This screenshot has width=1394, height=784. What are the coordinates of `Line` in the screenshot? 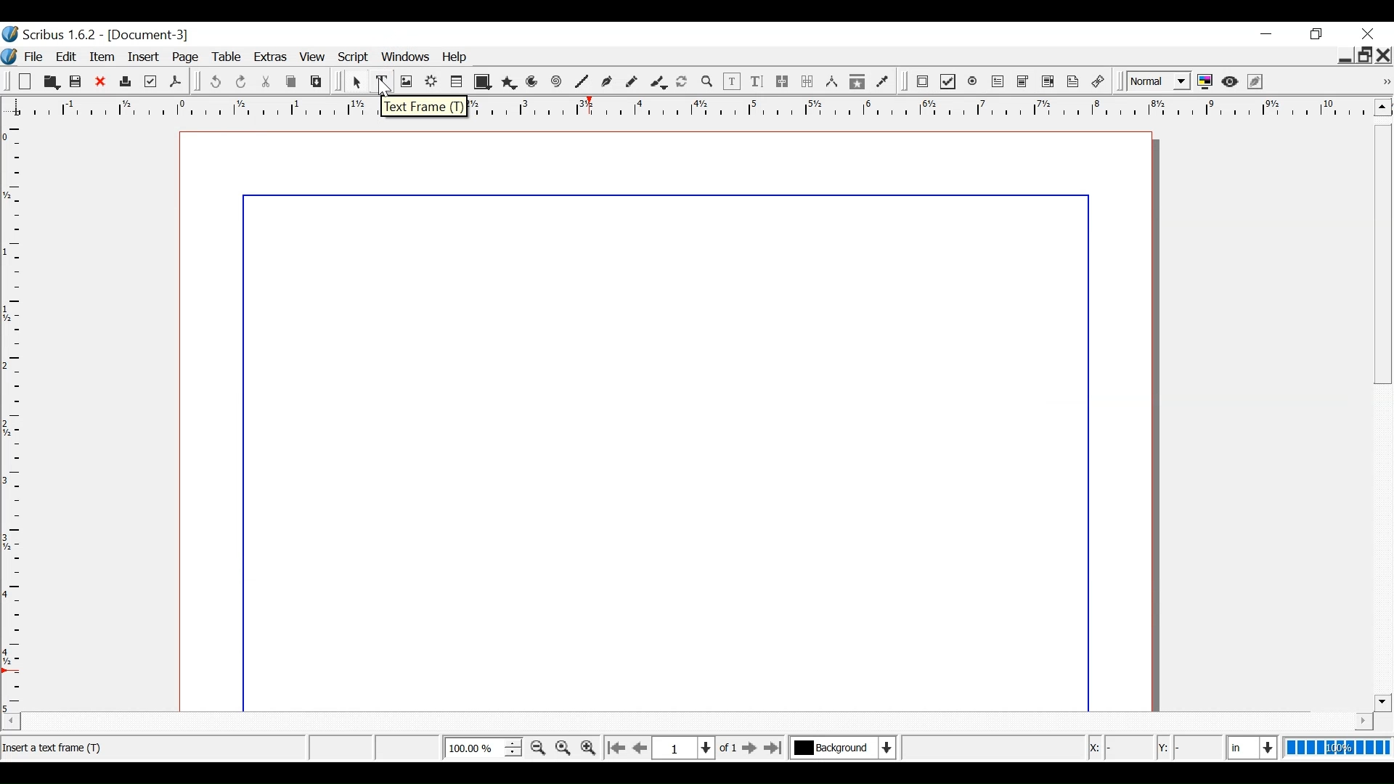 It's located at (580, 83).